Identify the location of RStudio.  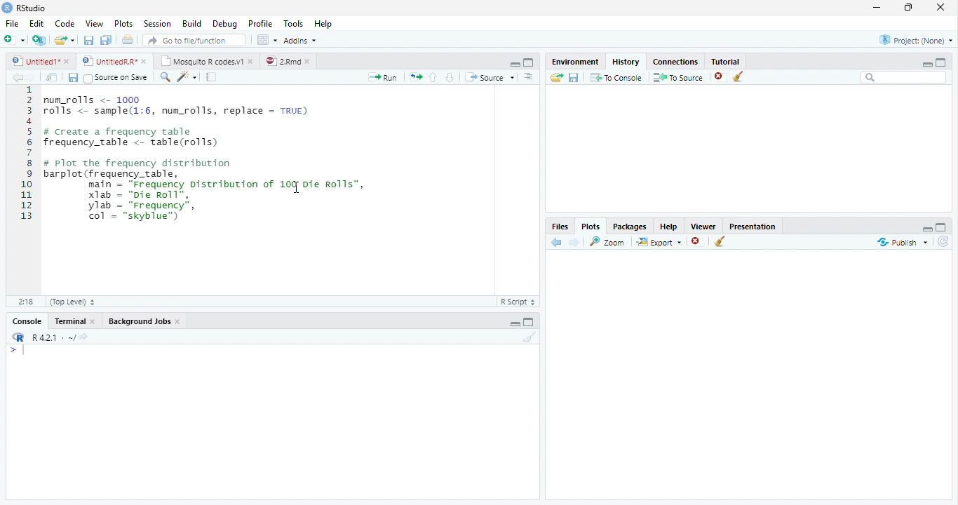
(25, 8).